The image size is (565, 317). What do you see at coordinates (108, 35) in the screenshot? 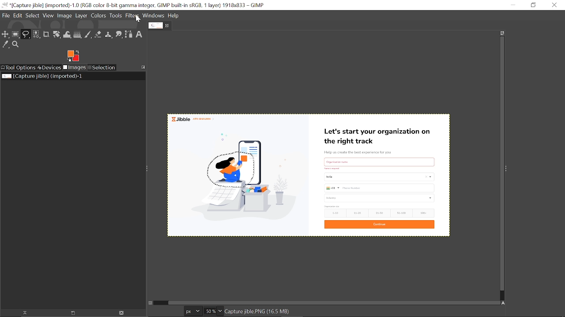
I see `Clone tool` at bounding box center [108, 35].